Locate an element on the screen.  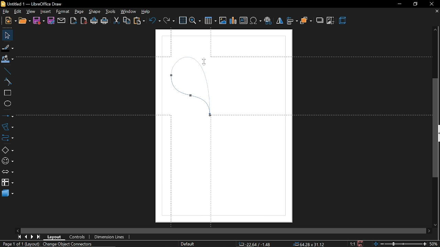
Page 1 of 1 is located at coordinates (13, 244).